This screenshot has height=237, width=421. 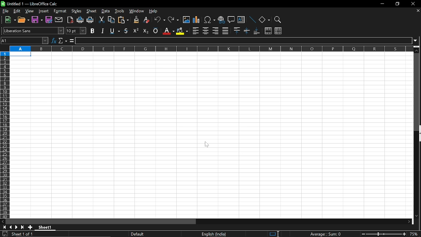 I want to click on sheet zoom changed to 75%, so click(x=210, y=135).